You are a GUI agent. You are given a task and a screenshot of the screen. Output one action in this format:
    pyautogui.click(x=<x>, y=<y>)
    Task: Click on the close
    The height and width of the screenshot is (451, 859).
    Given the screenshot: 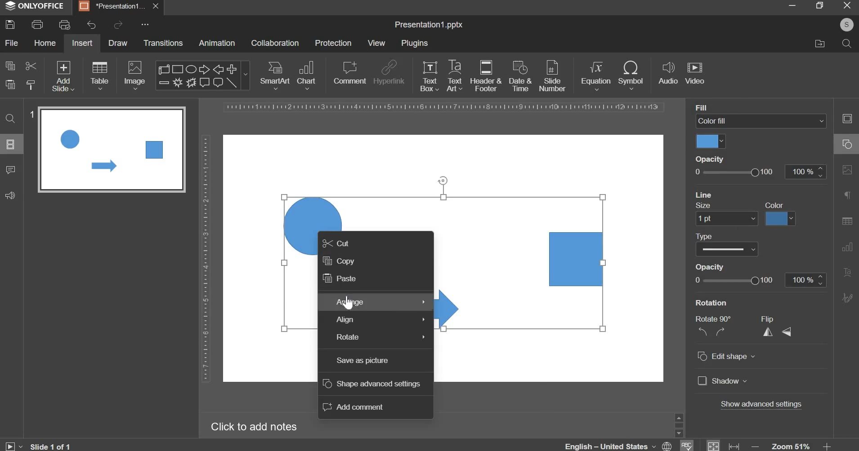 What is the action you would take?
    pyautogui.click(x=157, y=6)
    